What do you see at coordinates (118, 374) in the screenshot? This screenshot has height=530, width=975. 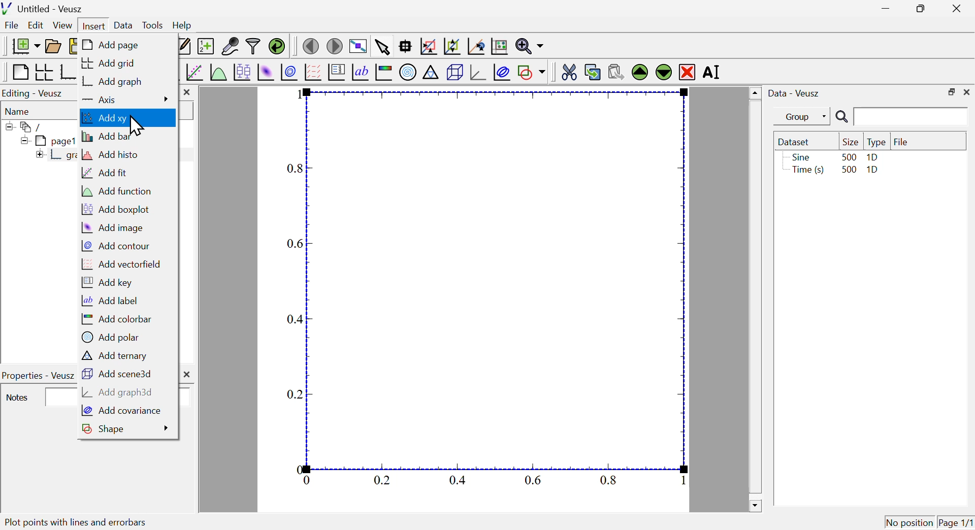 I see `add scene3d` at bounding box center [118, 374].